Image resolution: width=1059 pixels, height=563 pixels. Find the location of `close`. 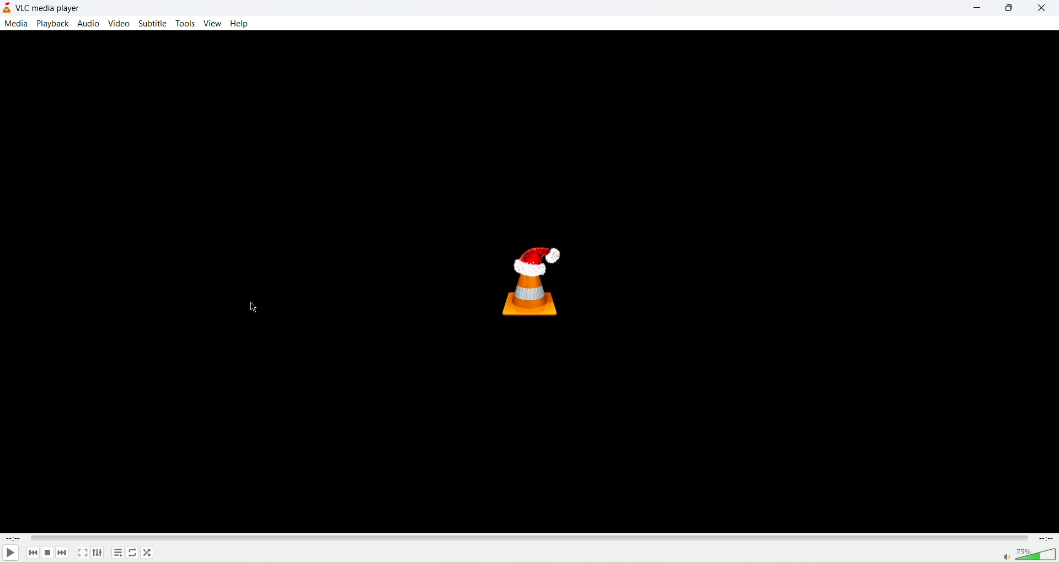

close is located at coordinates (1045, 11).